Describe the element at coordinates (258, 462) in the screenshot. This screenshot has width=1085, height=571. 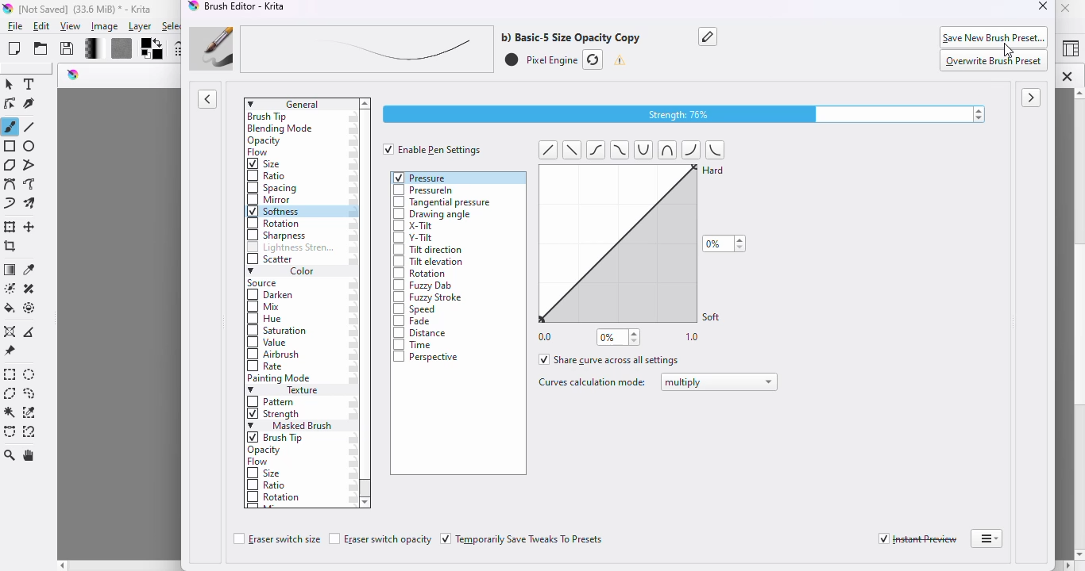
I see `flow` at that location.